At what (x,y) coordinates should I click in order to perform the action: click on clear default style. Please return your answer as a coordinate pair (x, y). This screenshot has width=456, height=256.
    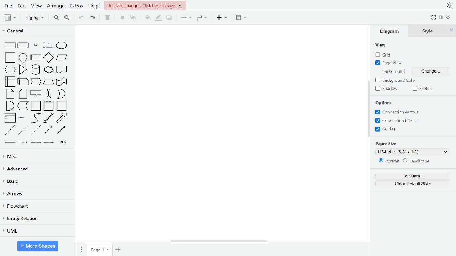
    Looking at the image, I should click on (410, 185).